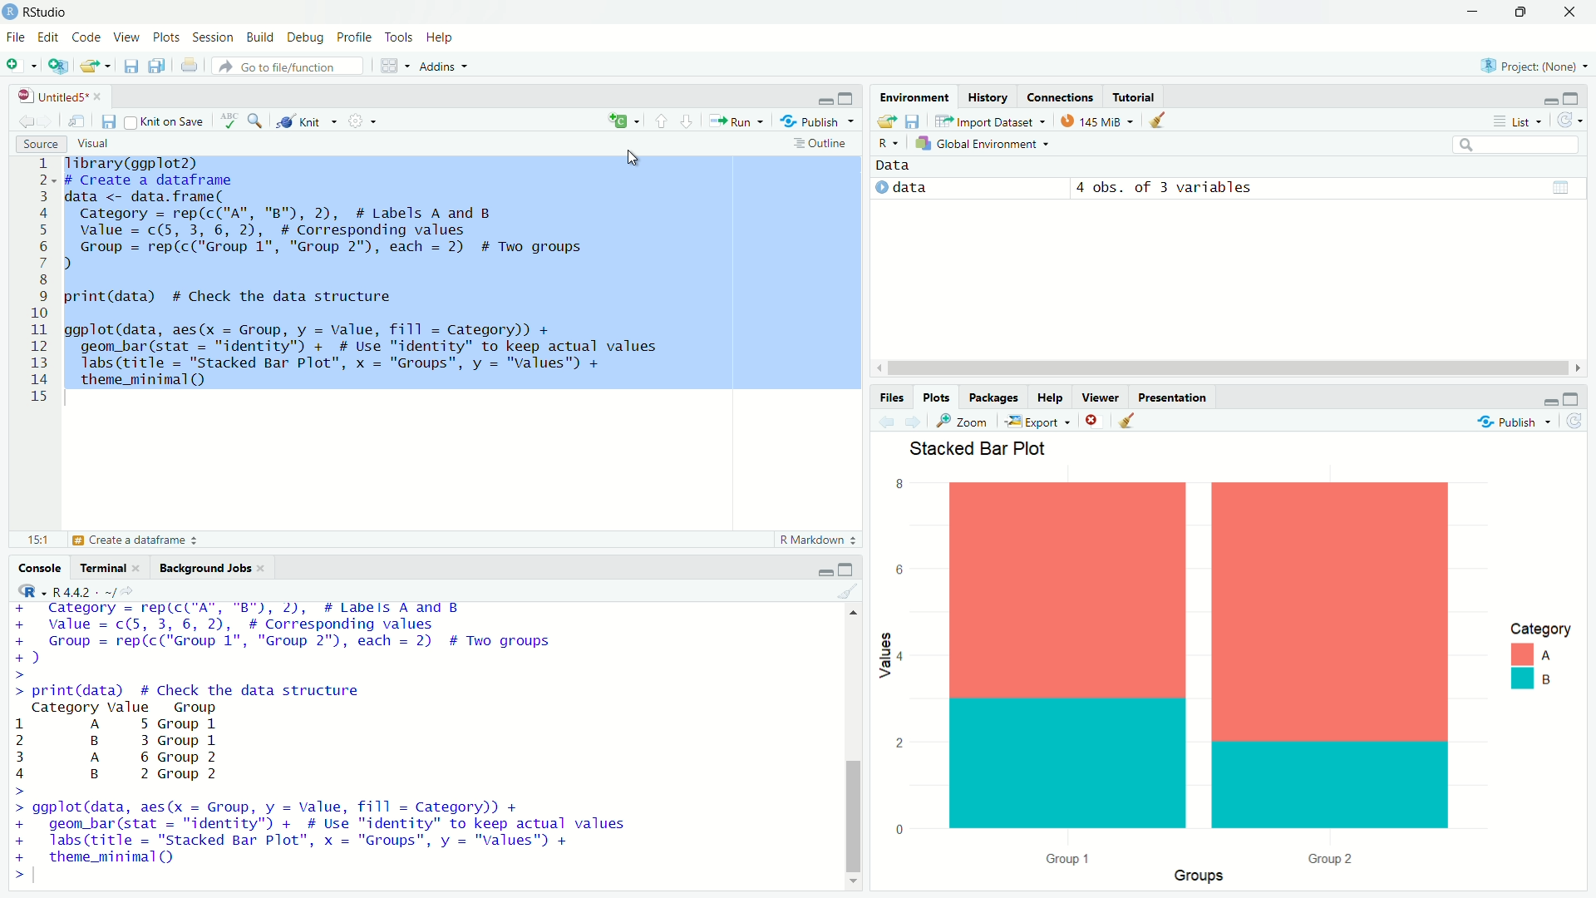  I want to click on © data 4 obs. of 3 variables, so click(1159, 186).